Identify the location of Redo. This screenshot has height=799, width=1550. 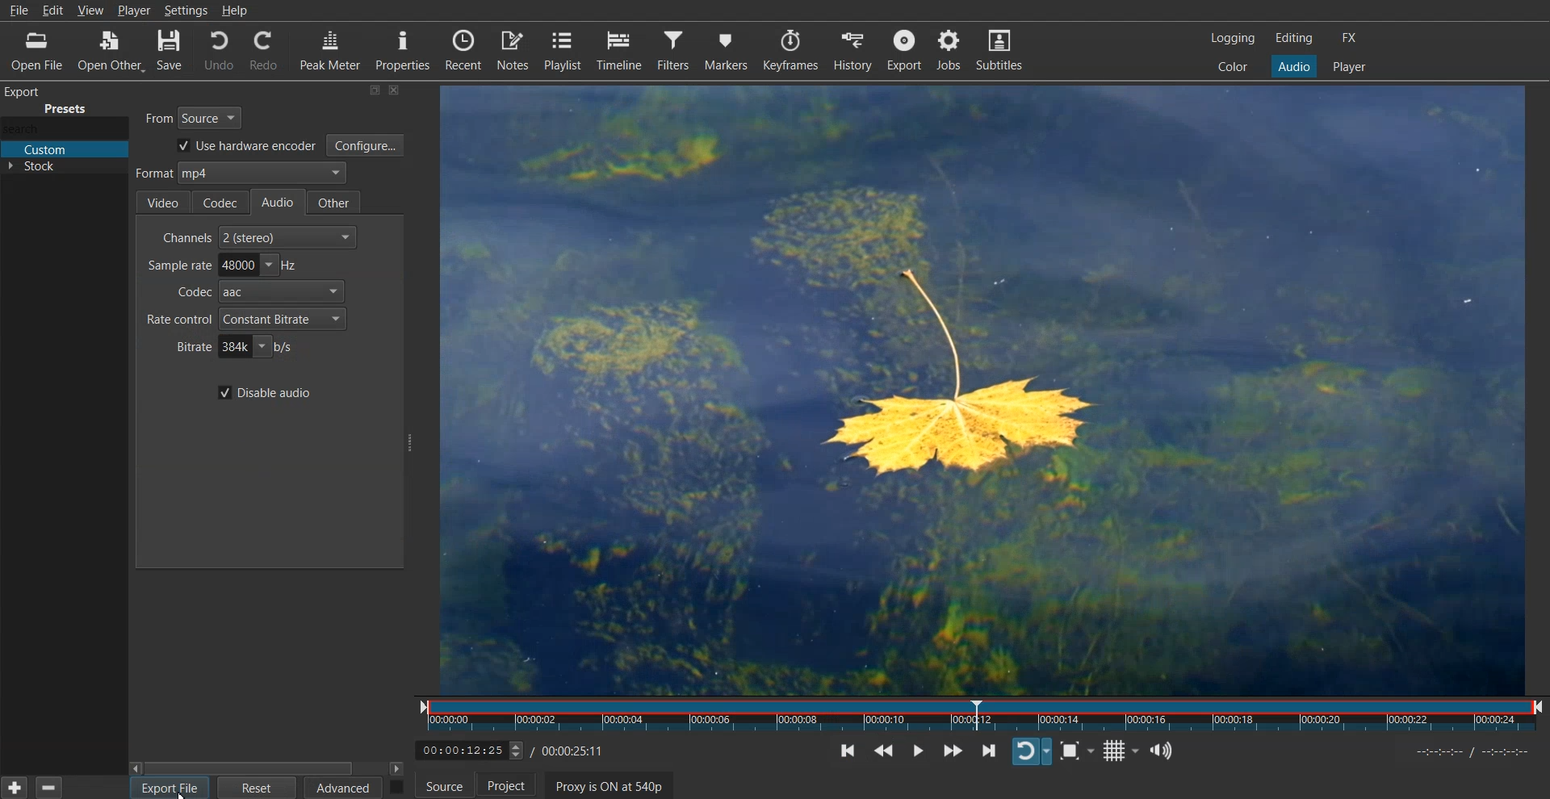
(262, 50).